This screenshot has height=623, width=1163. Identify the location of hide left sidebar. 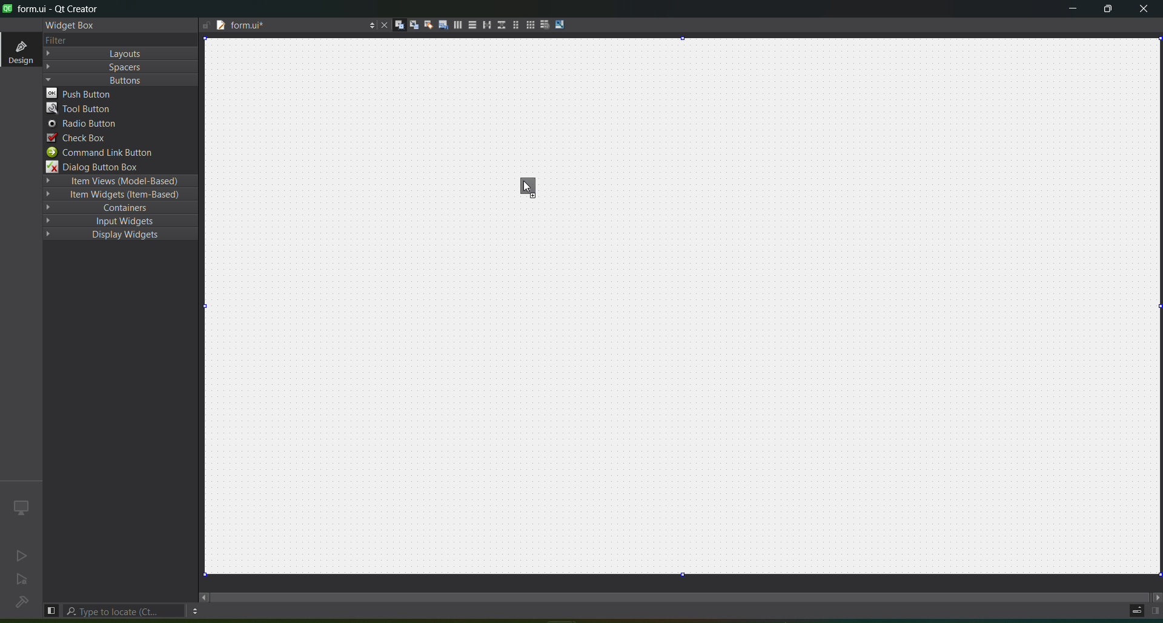
(51, 610).